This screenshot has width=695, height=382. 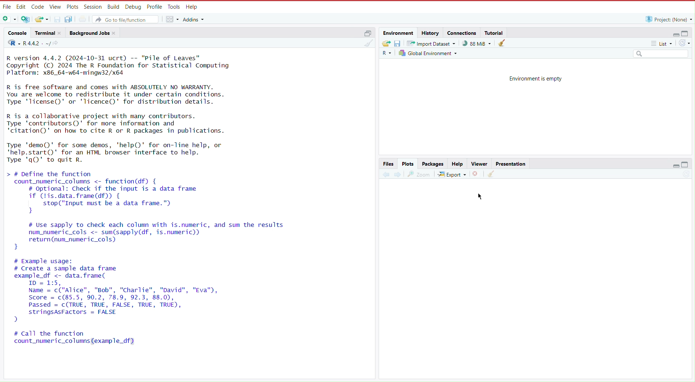 I want to click on Build, so click(x=113, y=6).